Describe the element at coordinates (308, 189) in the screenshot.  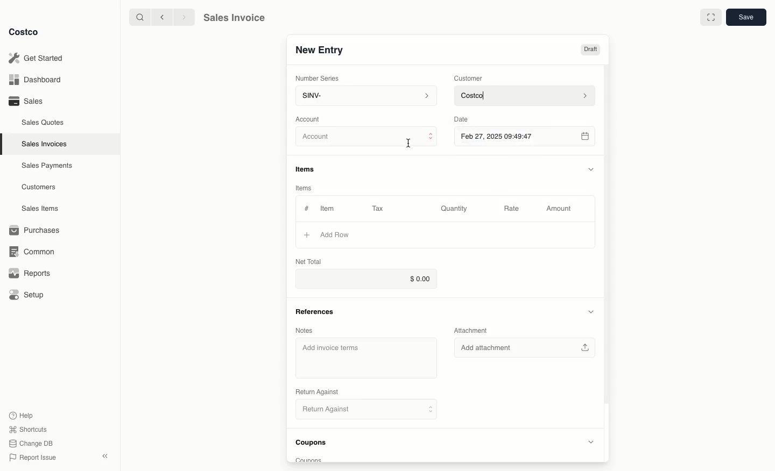
I see `Items` at that location.